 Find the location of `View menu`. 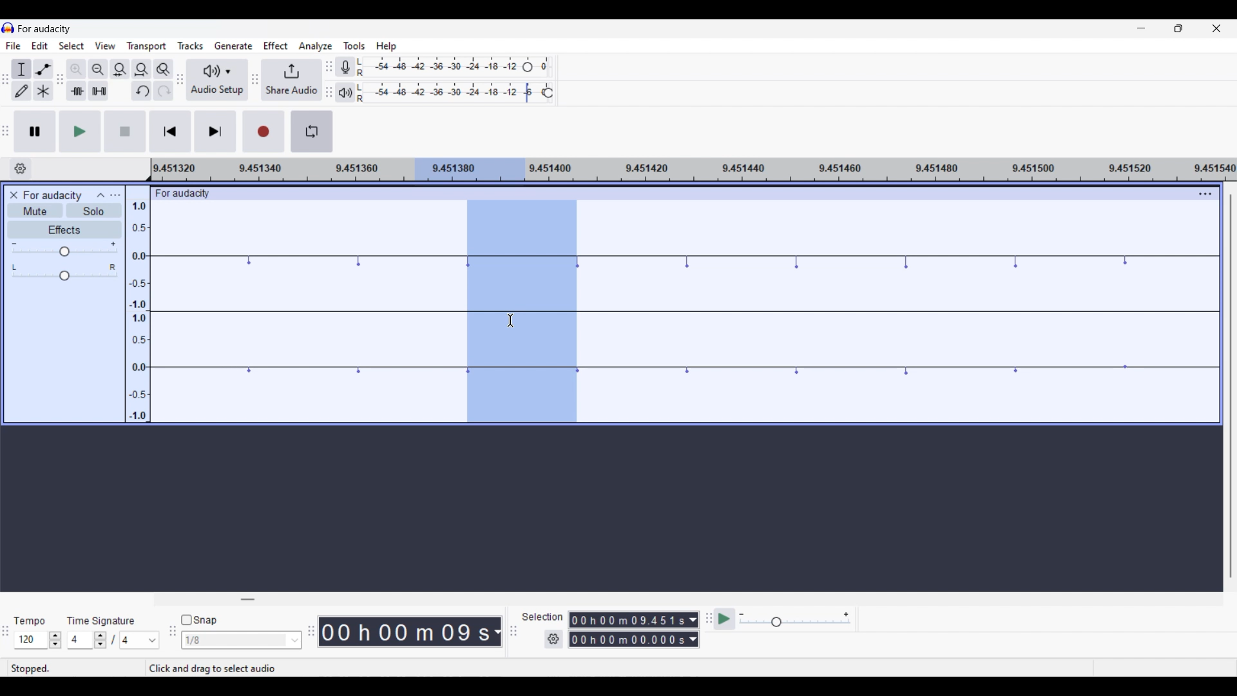

View menu is located at coordinates (105, 45).